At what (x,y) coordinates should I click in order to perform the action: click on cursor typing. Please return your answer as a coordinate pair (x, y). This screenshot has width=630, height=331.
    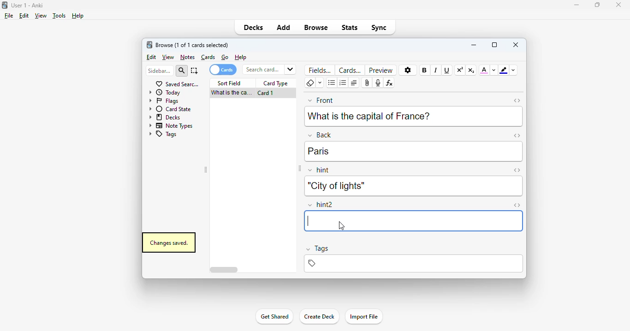
    Looking at the image, I should click on (307, 221).